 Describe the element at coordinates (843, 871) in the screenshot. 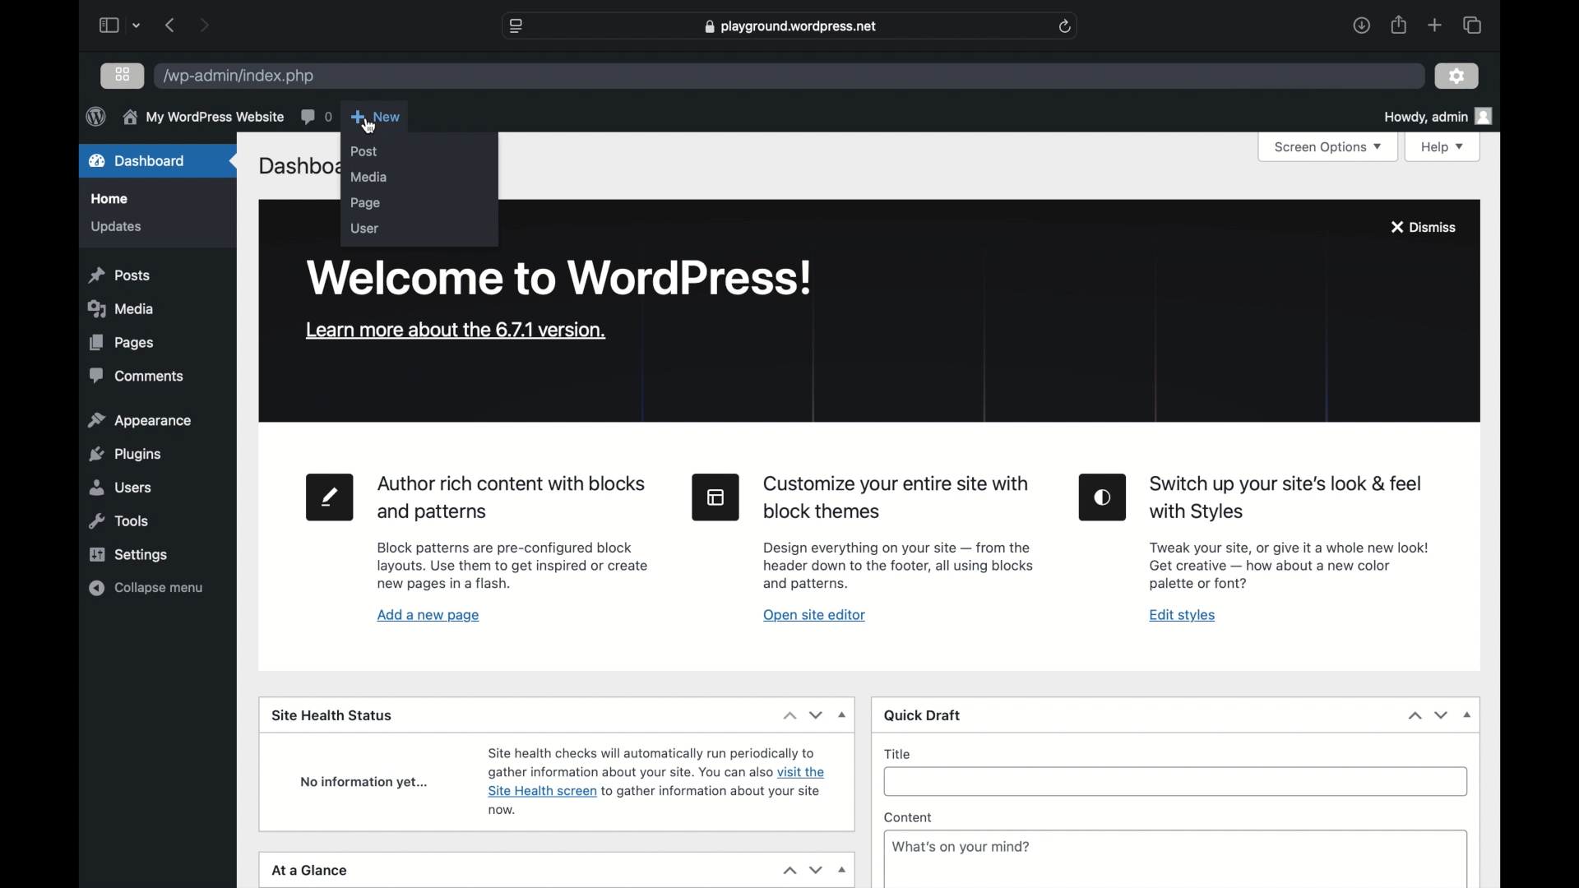

I see `dropdown` at that location.